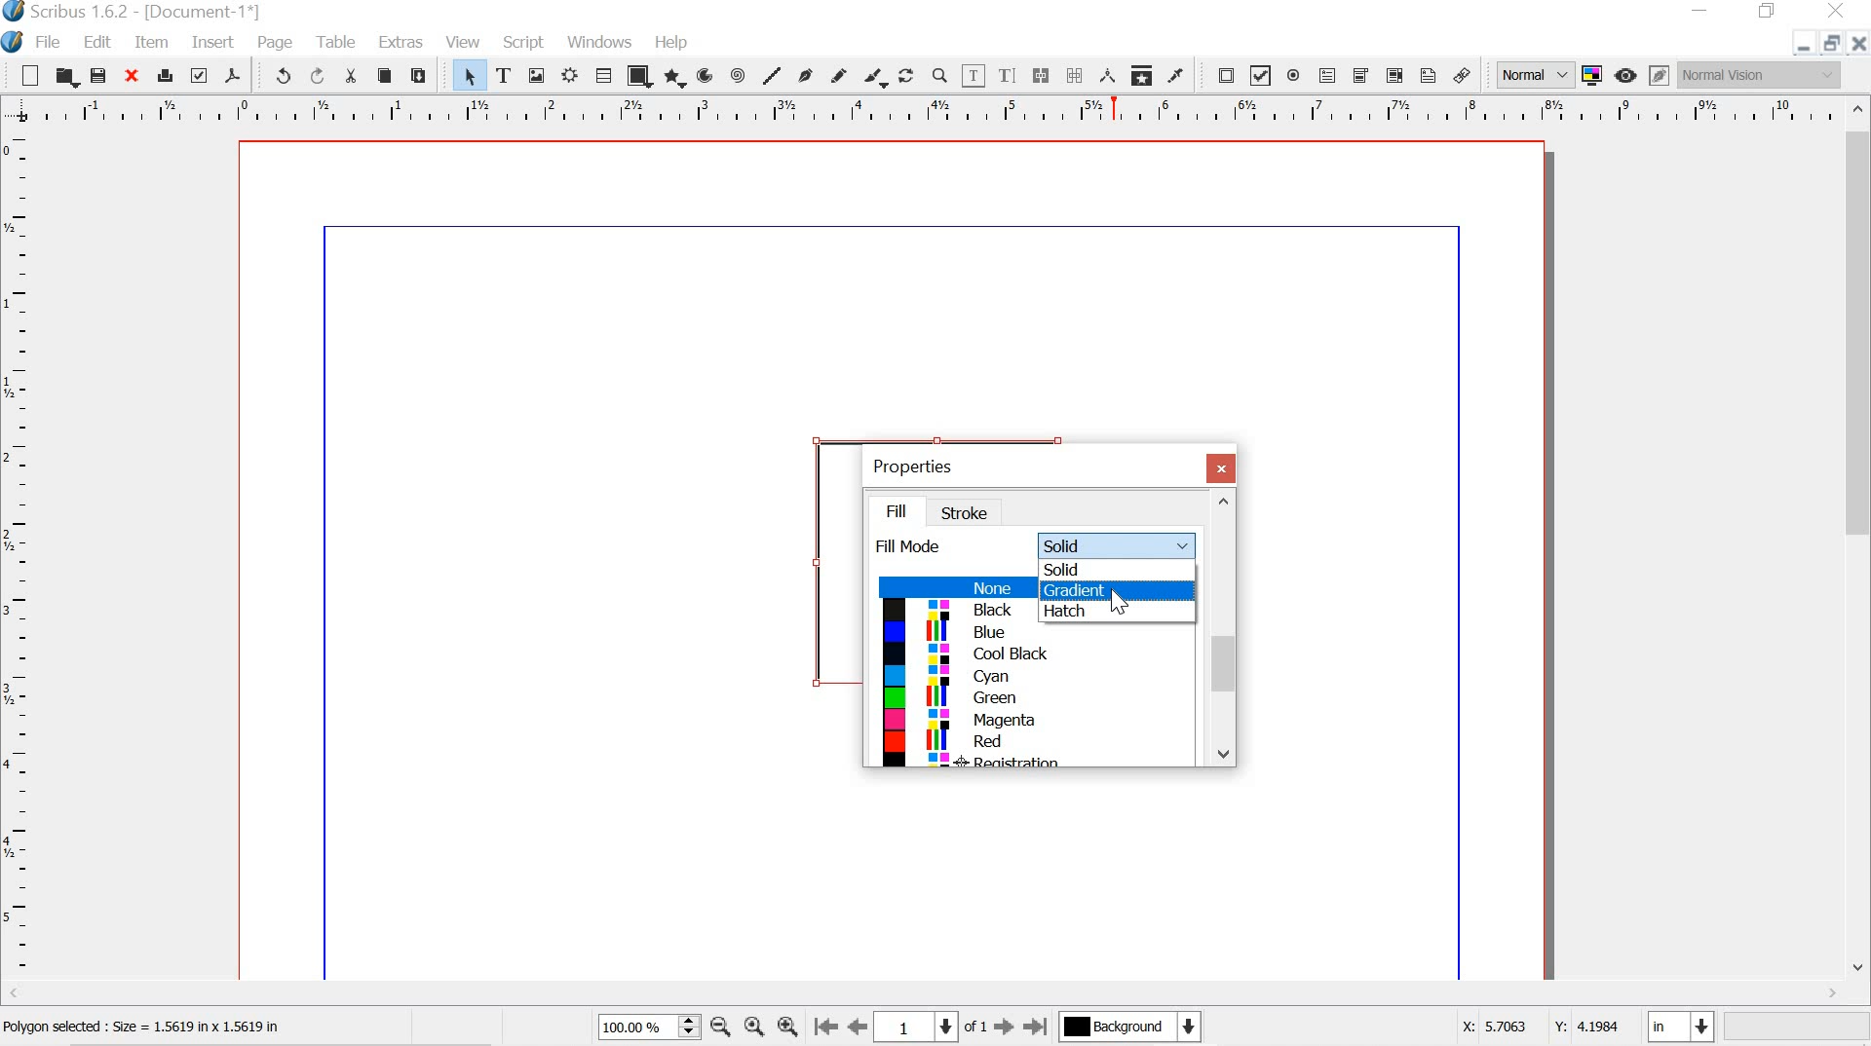 This screenshot has width=1871, height=1046. Describe the element at coordinates (975, 75) in the screenshot. I see `edit content of frames` at that location.